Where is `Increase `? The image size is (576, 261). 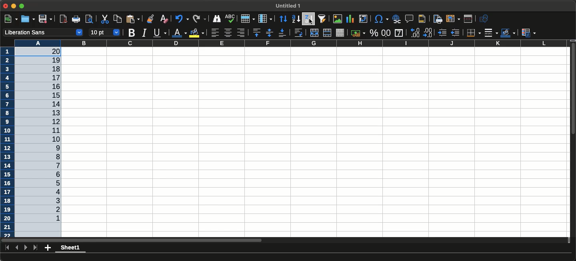 Increase  is located at coordinates (442, 33).